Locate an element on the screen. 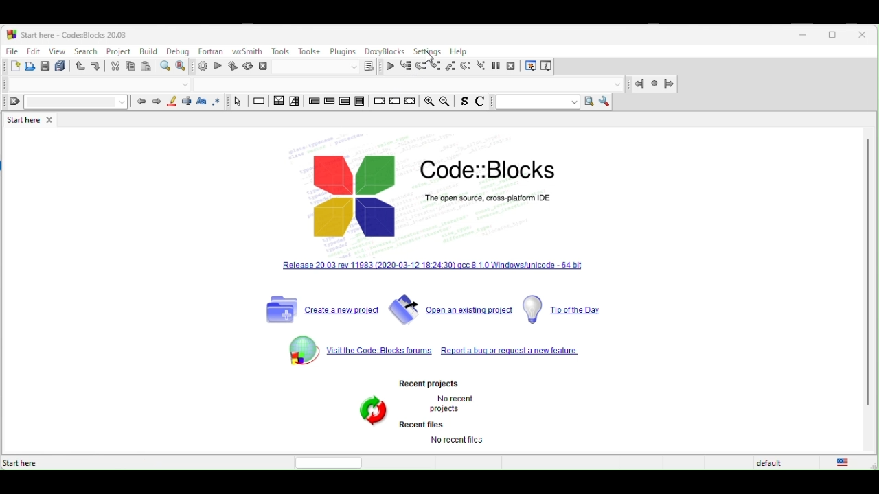 This screenshot has width=879, height=494. select is located at coordinates (239, 102).